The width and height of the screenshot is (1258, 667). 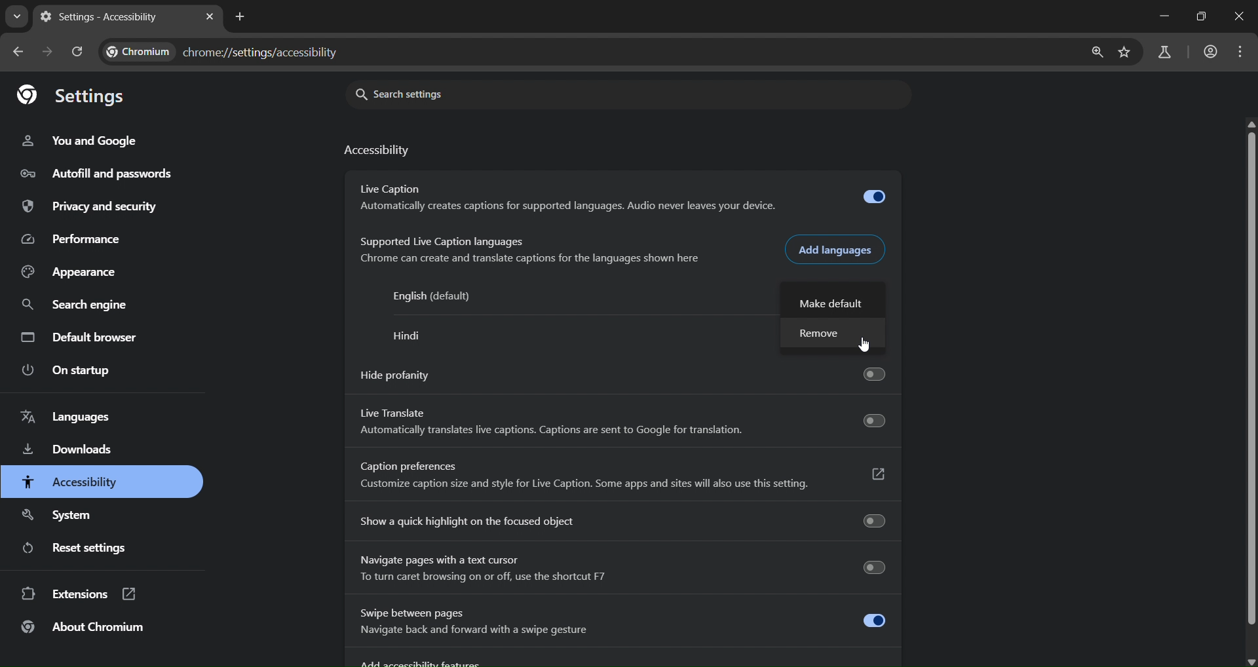 I want to click on extensions, so click(x=77, y=594).